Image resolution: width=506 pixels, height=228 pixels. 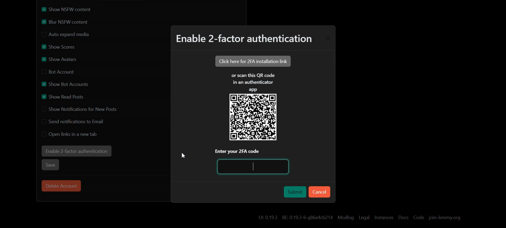 What do you see at coordinates (364, 217) in the screenshot?
I see `Legal` at bounding box center [364, 217].